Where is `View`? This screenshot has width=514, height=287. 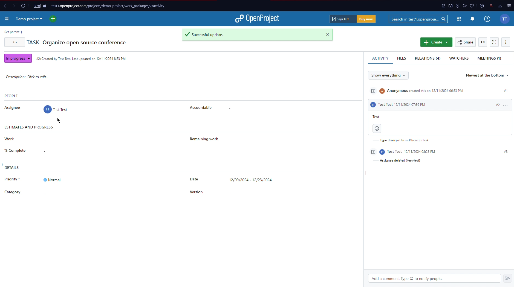 View is located at coordinates (482, 42).